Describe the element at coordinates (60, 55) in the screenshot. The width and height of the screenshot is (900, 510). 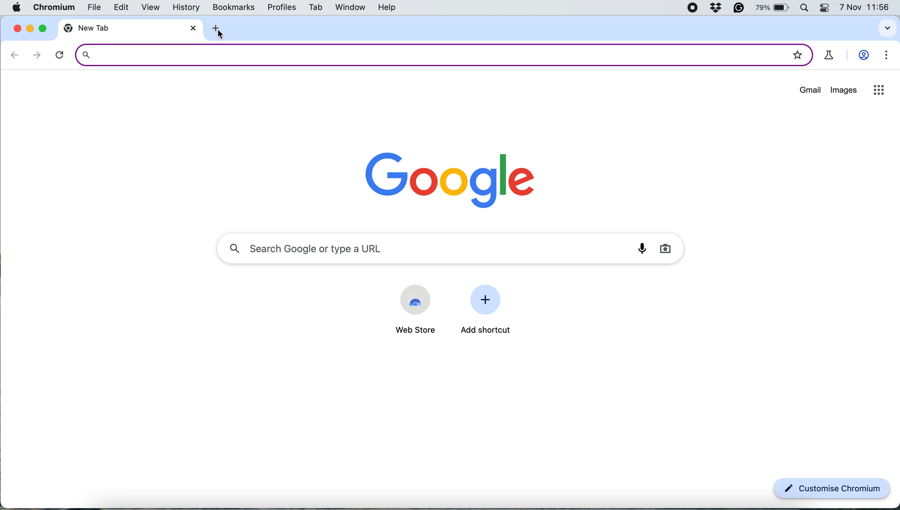
I see `refresh` at that location.